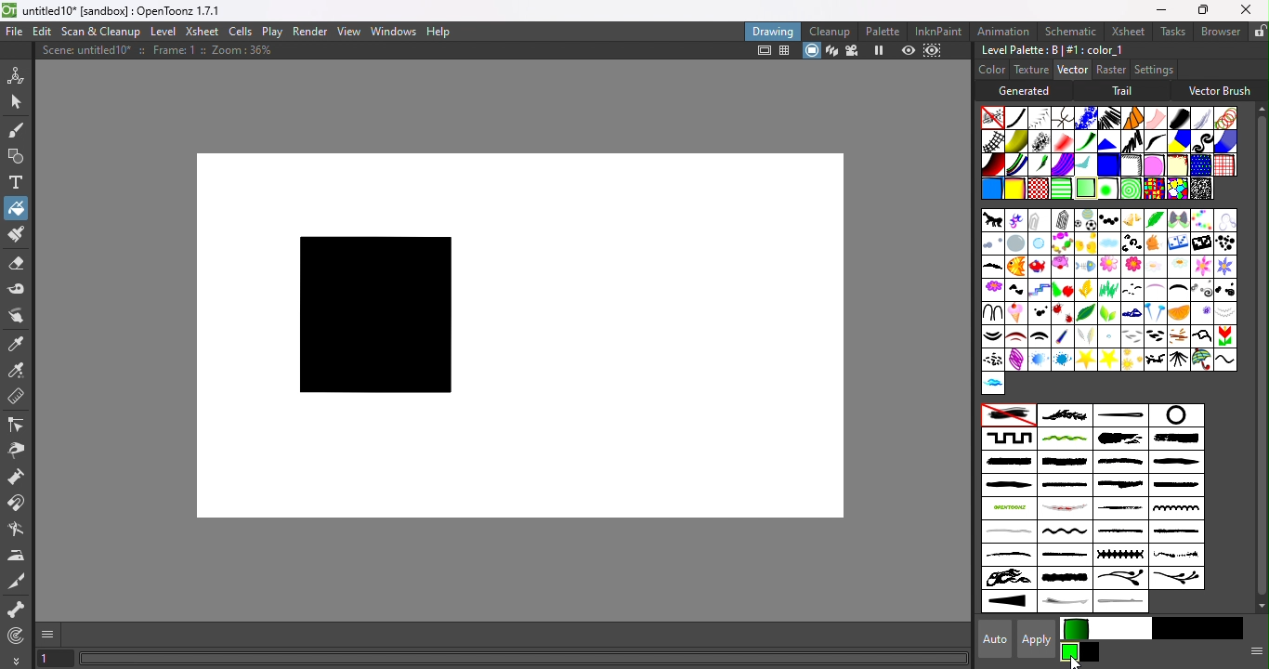  I want to click on Sign, so click(993, 360).